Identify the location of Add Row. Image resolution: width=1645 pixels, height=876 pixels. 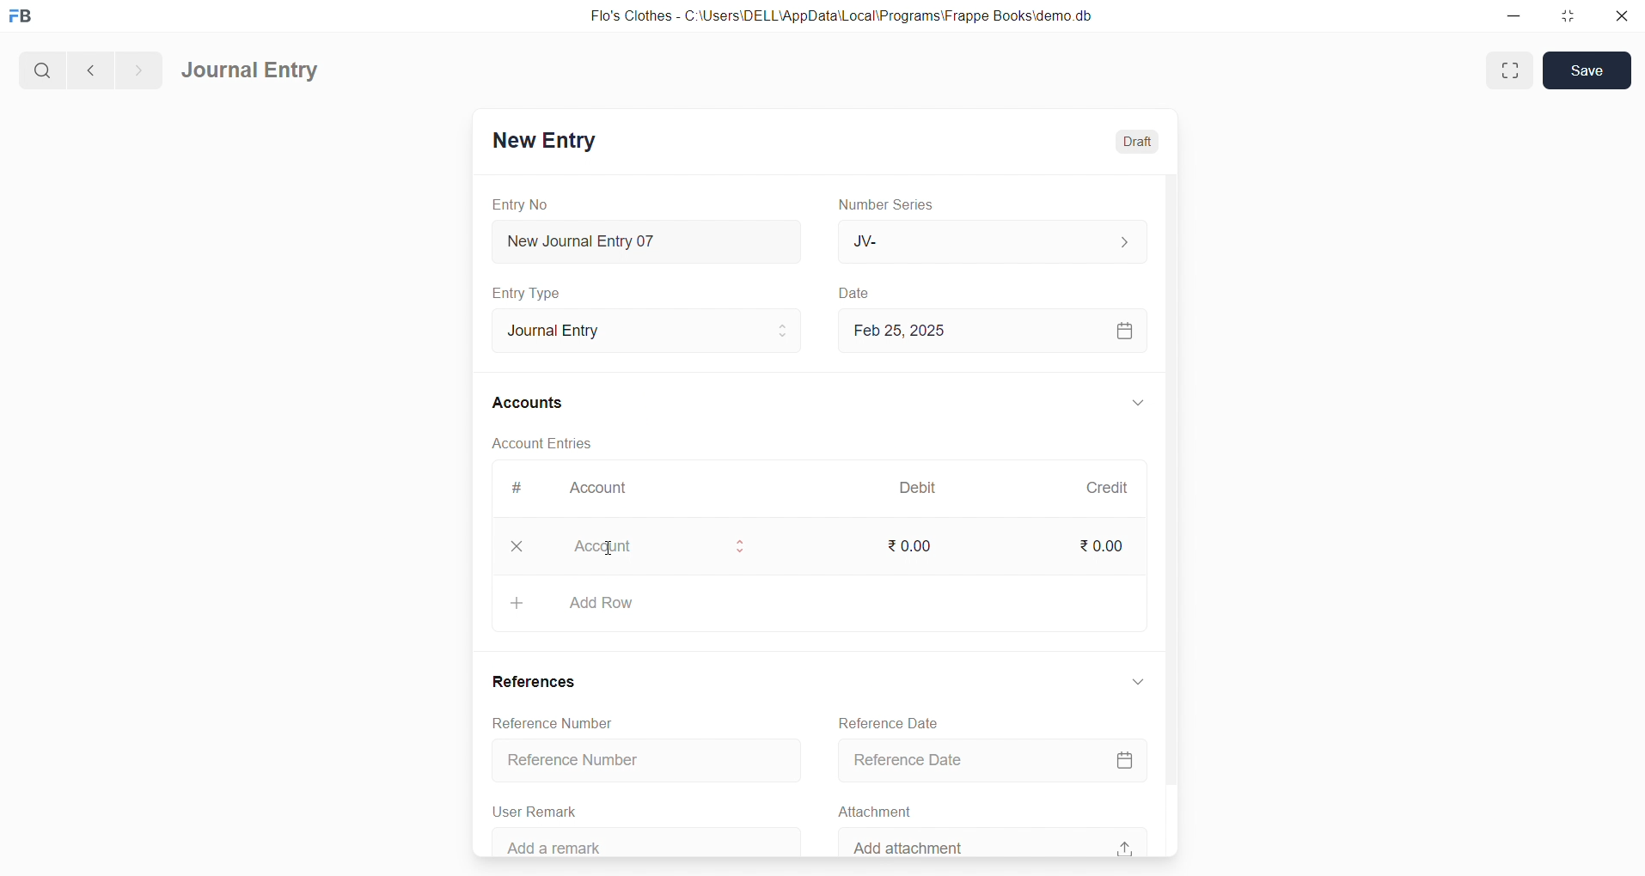
(821, 605).